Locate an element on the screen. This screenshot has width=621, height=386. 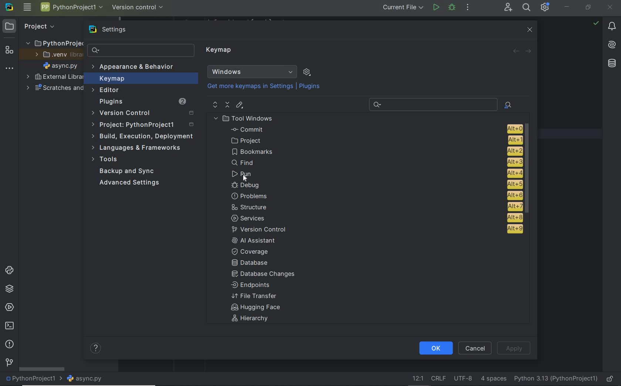
Indent is located at coordinates (493, 379).